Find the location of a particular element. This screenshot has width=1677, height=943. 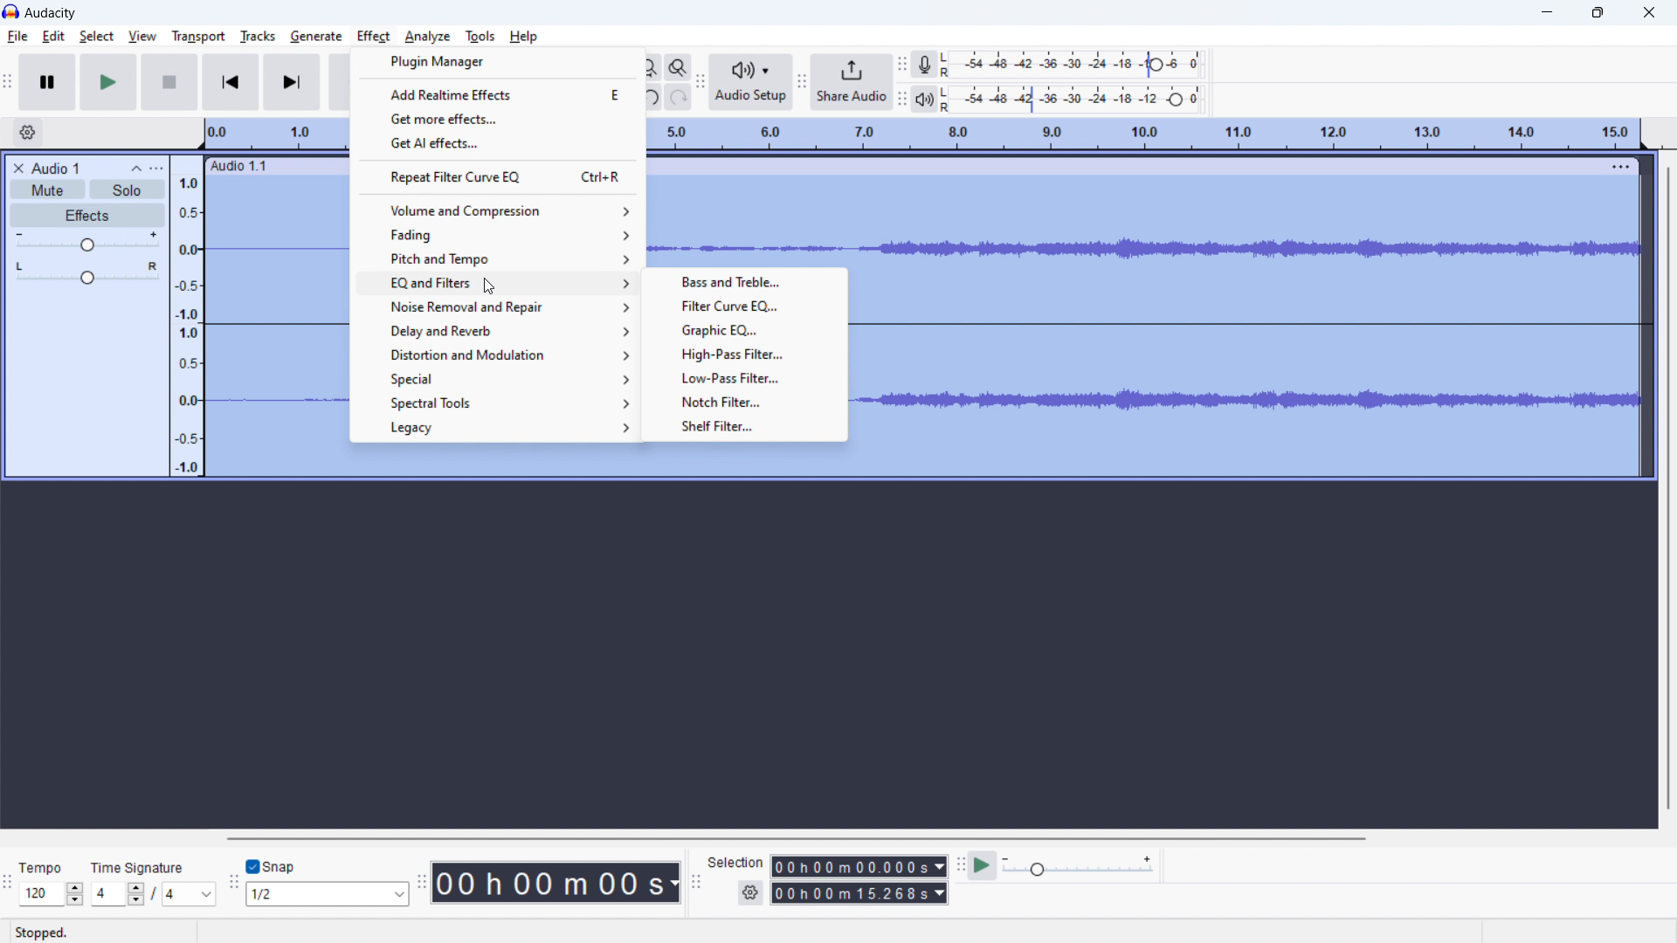

repeat filter curve EQ is located at coordinates (498, 176).